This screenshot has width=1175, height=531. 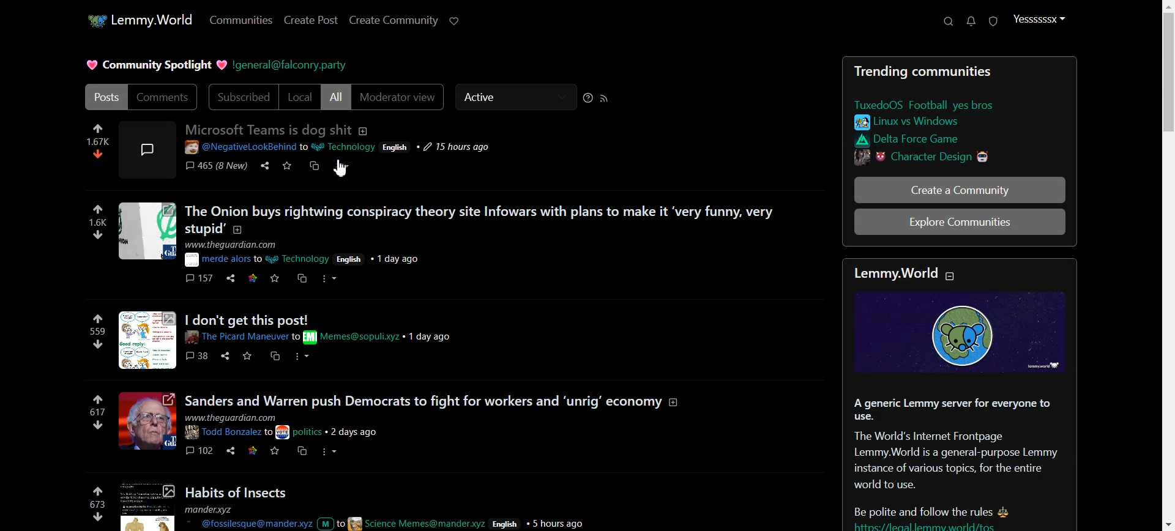 What do you see at coordinates (343, 167) in the screenshot?
I see `more` at bounding box center [343, 167].